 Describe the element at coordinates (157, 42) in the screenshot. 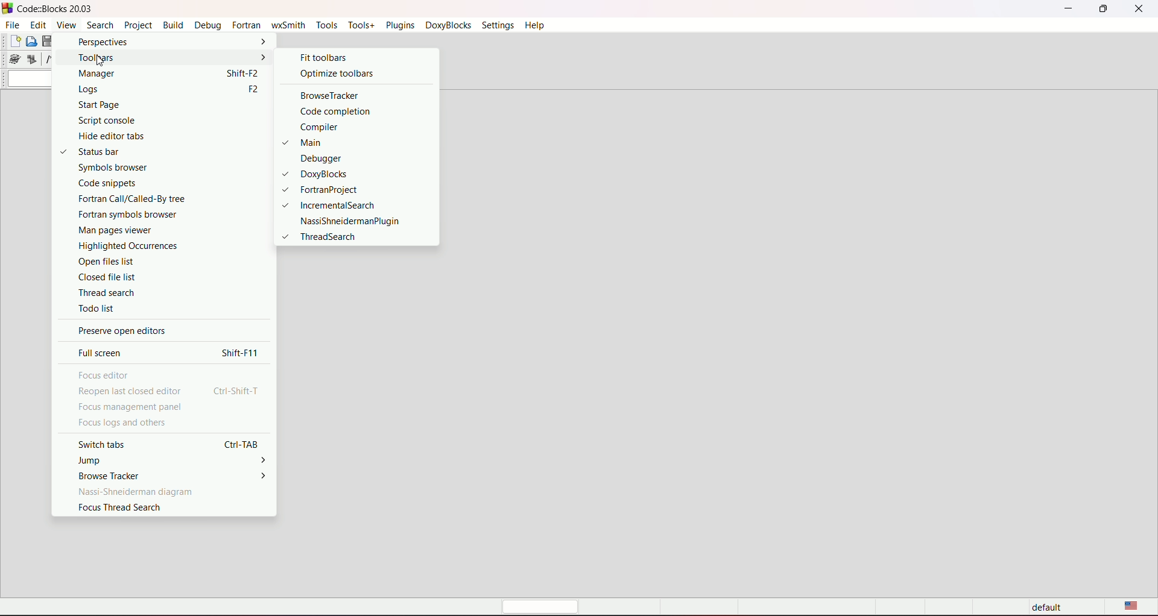

I see `perspectives` at that location.